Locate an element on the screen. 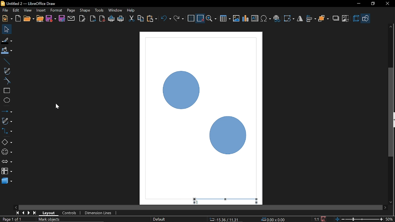 The width and height of the screenshot is (395, 222). Text is located at coordinates (255, 18).